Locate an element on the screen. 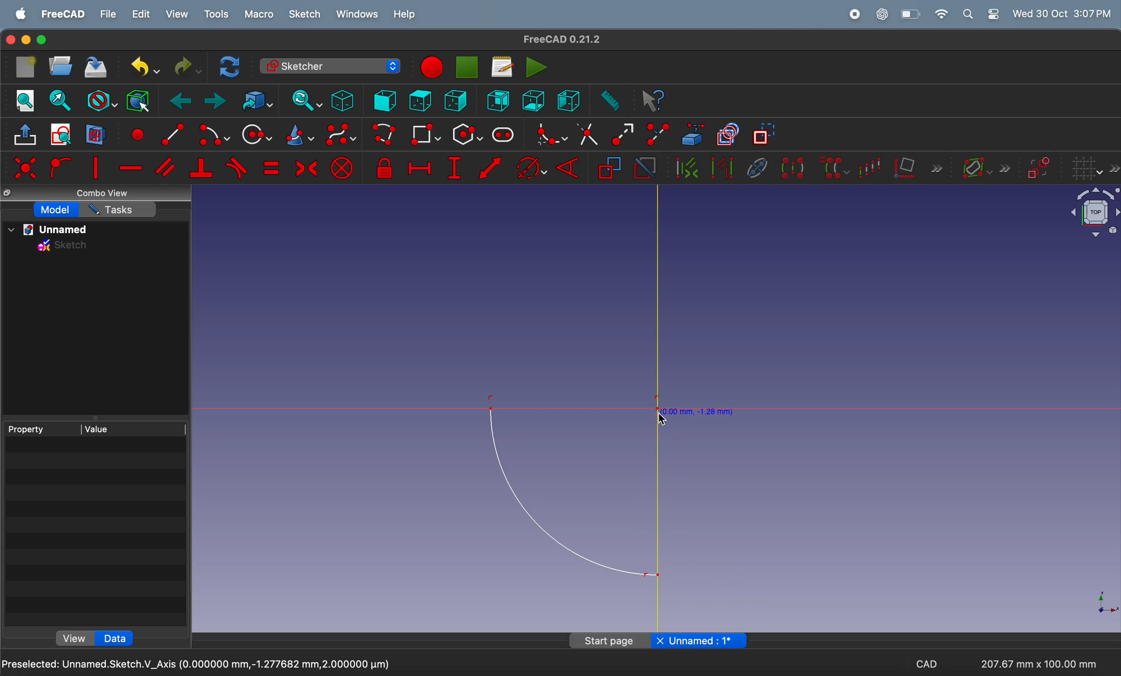  constrain lock is located at coordinates (386, 169).